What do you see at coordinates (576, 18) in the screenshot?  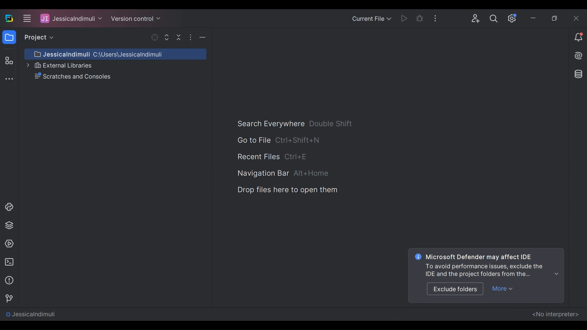 I see `Close` at bounding box center [576, 18].